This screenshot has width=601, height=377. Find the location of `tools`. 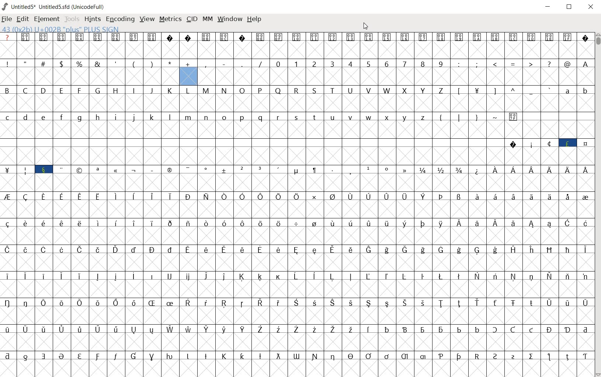

tools is located at coordinates (71, 18).